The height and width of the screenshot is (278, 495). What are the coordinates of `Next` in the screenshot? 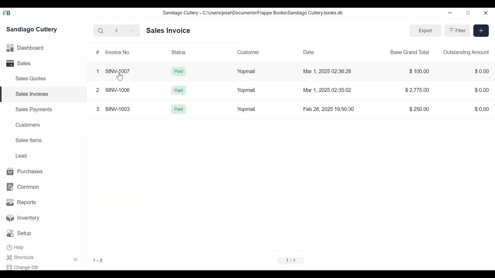 It's located at (133, 31).